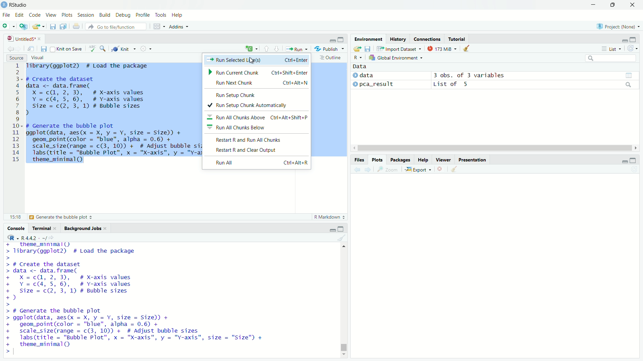 The image size is (643, 361). What do you see at coordinates (20, 48) in the screenshot?
I see `go forward` at bounding box center [20, 48].